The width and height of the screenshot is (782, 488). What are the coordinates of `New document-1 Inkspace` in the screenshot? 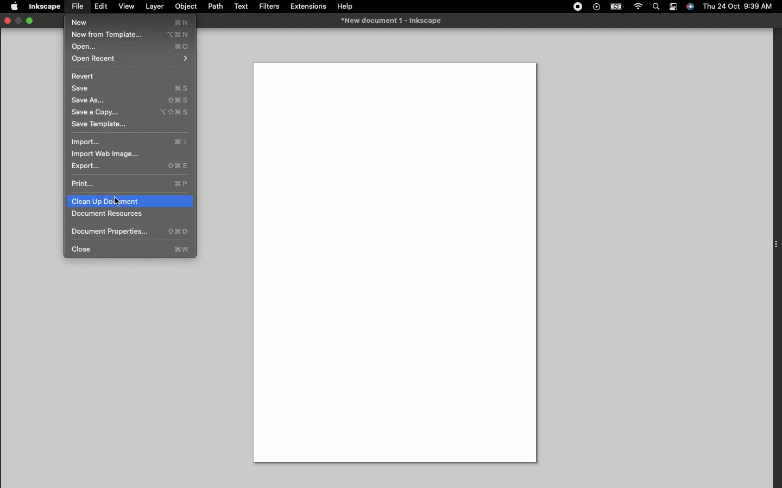 It's located at (390, 21).